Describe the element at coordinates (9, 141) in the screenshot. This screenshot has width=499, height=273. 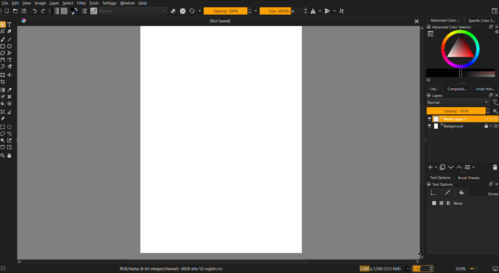
I see `Similar Color Selection Tool` at that location.